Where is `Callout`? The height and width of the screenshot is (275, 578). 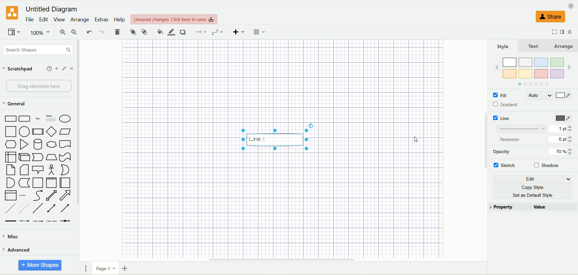
Callout is located at coordinates (38, 170).